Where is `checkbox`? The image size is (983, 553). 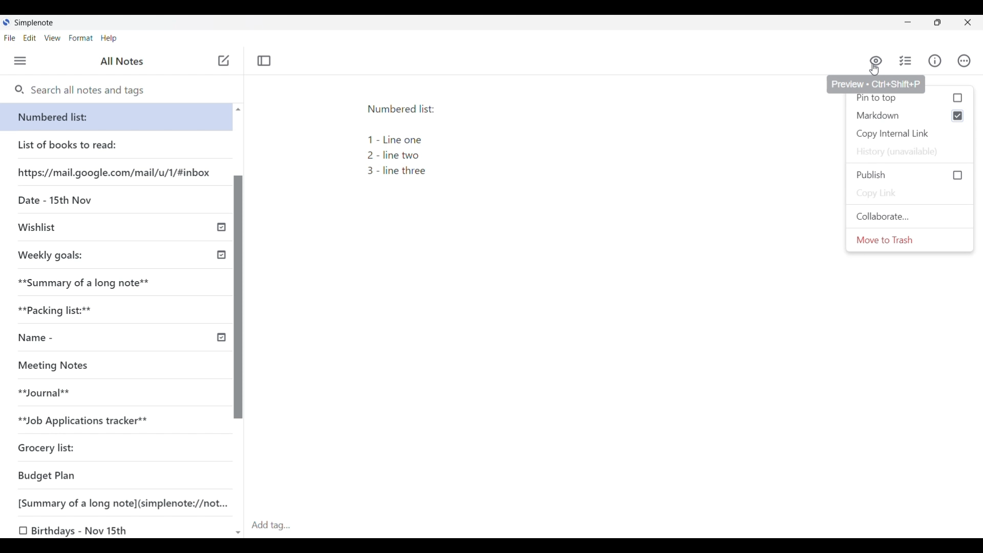
checkbox is located at coordinates (22, 529).